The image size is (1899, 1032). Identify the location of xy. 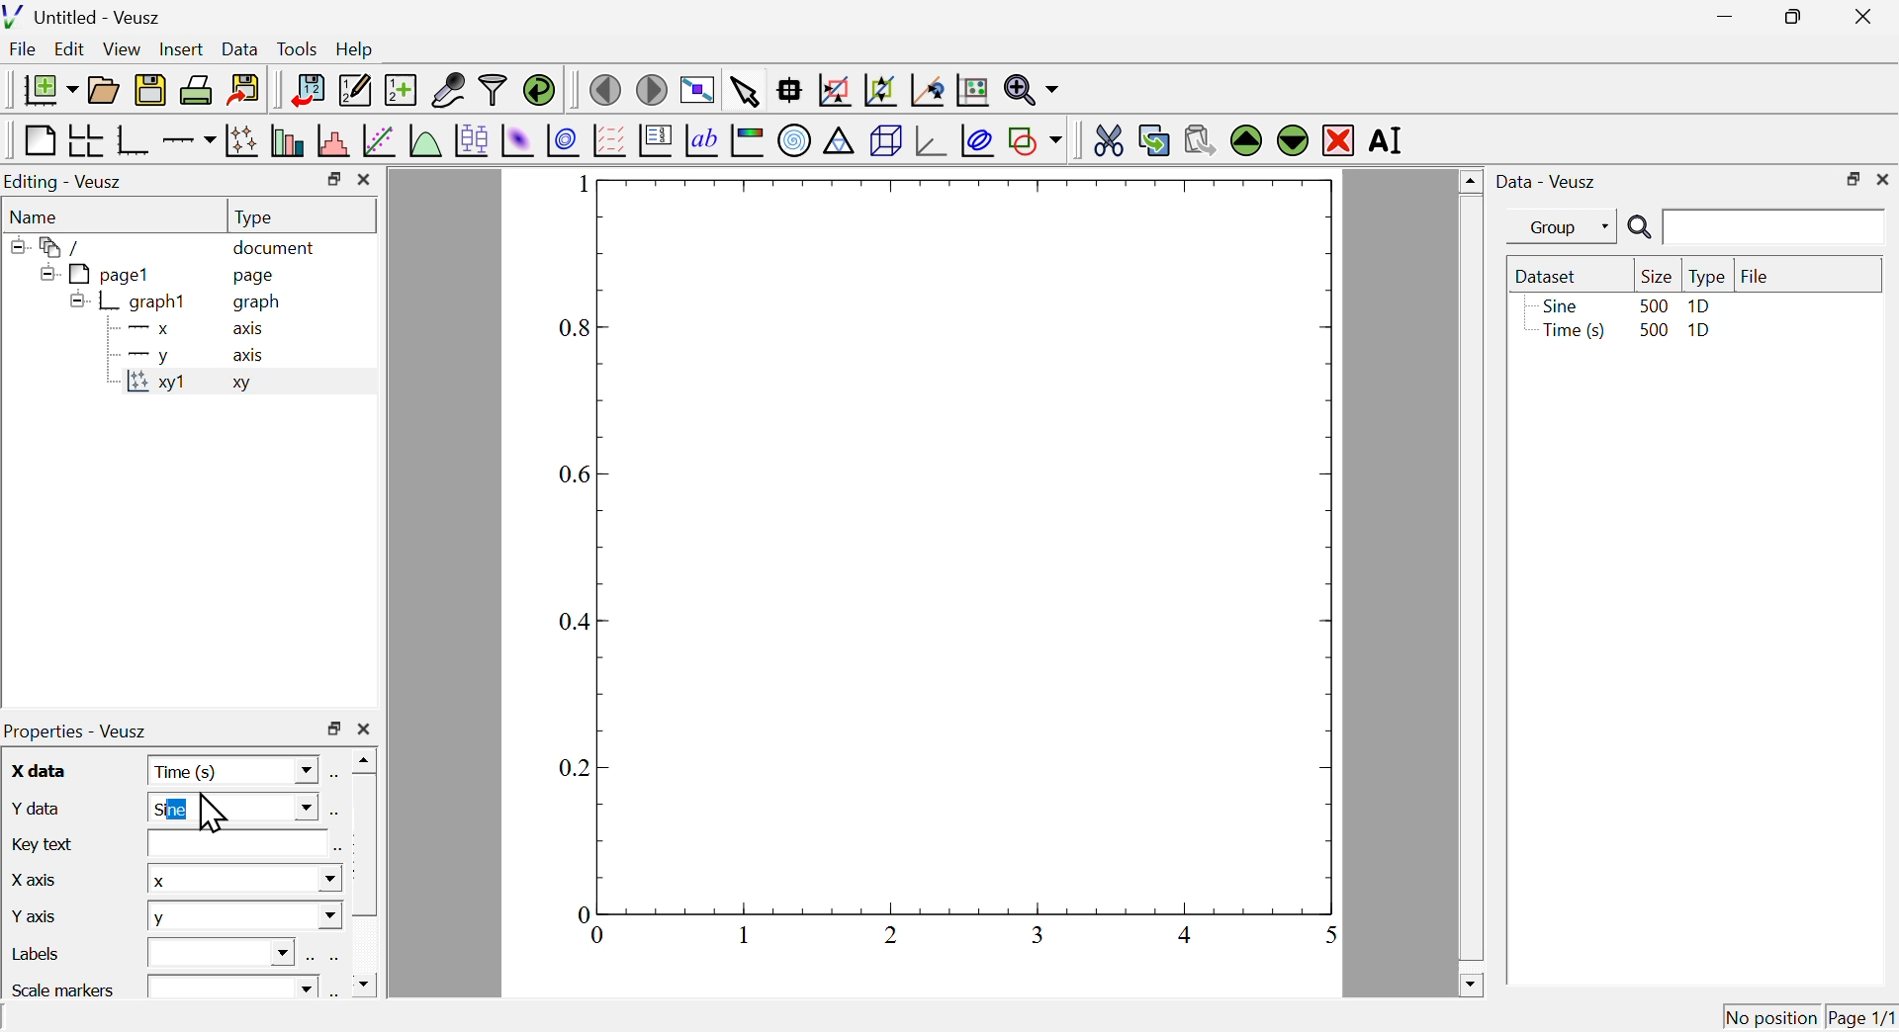
(247, 387).